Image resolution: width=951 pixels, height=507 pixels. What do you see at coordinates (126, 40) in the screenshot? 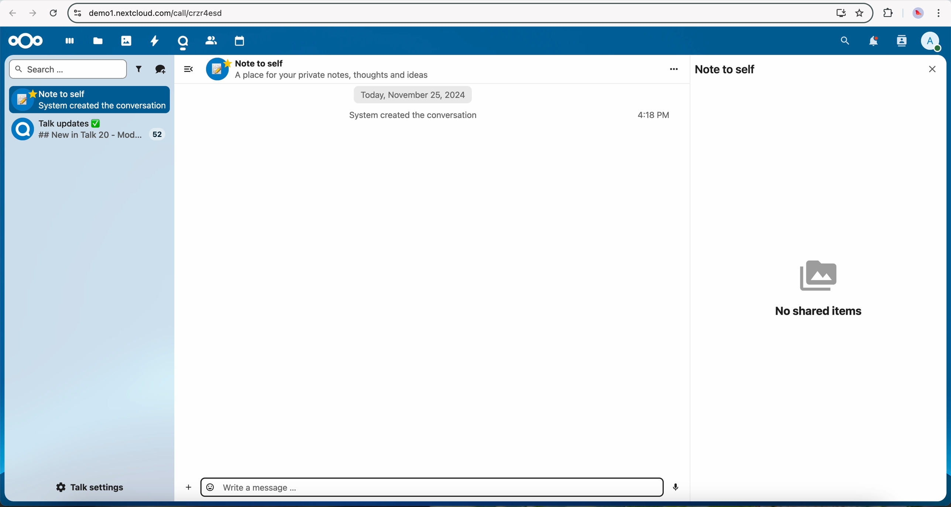
I see `photos` at bounding box center [126, 40].